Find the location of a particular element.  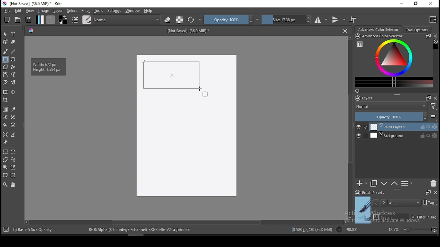

crop tool is located at coordinates (6, 101).